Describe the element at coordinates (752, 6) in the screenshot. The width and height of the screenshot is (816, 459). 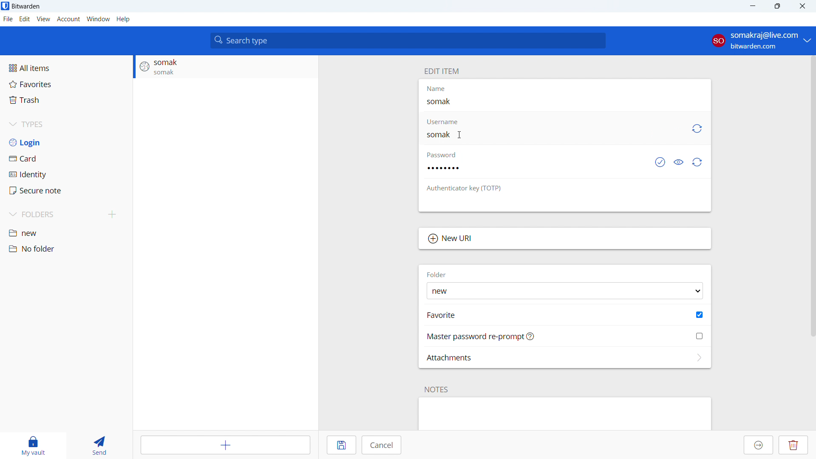
I see `minimize` at that location.